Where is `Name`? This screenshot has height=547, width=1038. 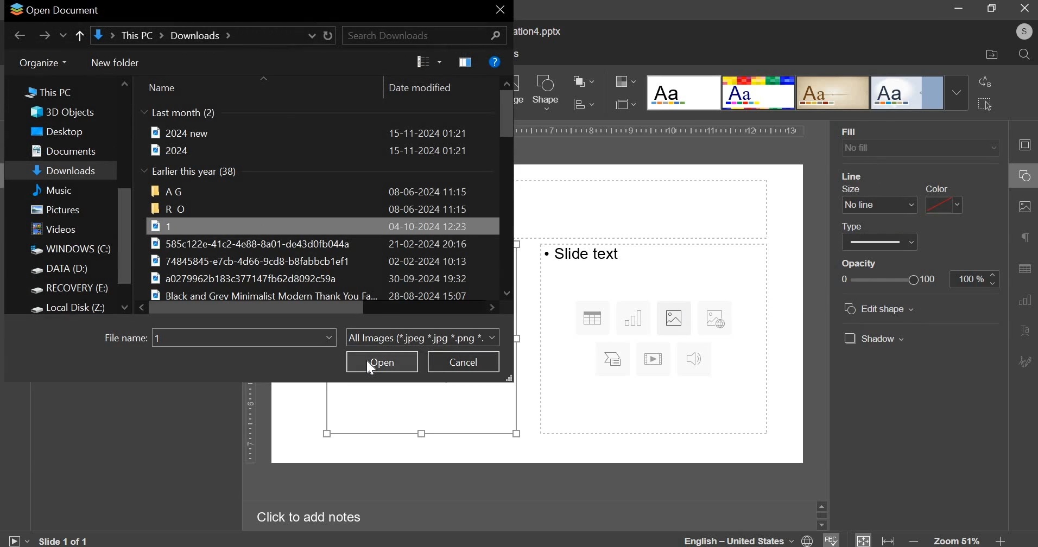 Name is located at coordinates (161, 87).